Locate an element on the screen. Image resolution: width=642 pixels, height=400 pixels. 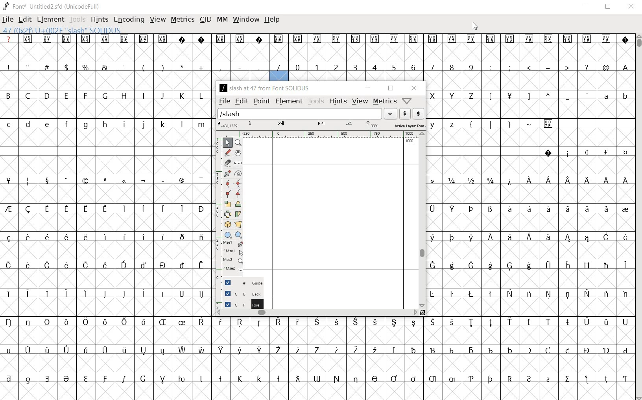
add a point, then drag out its control points is located at coordinates (228, 173).